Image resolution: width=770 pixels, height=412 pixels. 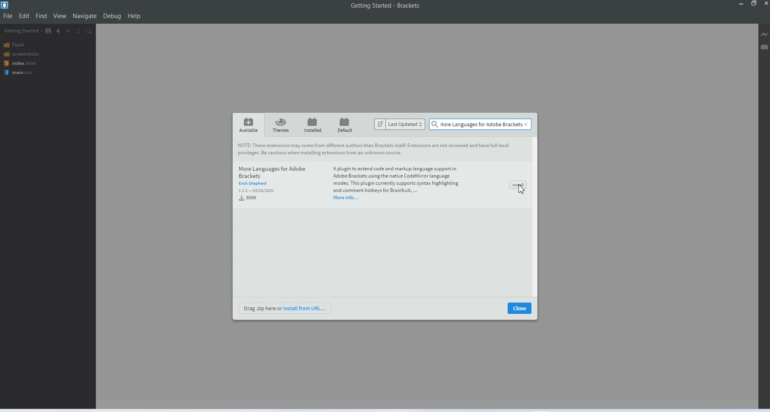 I want to click on A plugin to extend code and markup language support in Adobe Brackets using the native Code language nodes, so click(x=397, y=179).